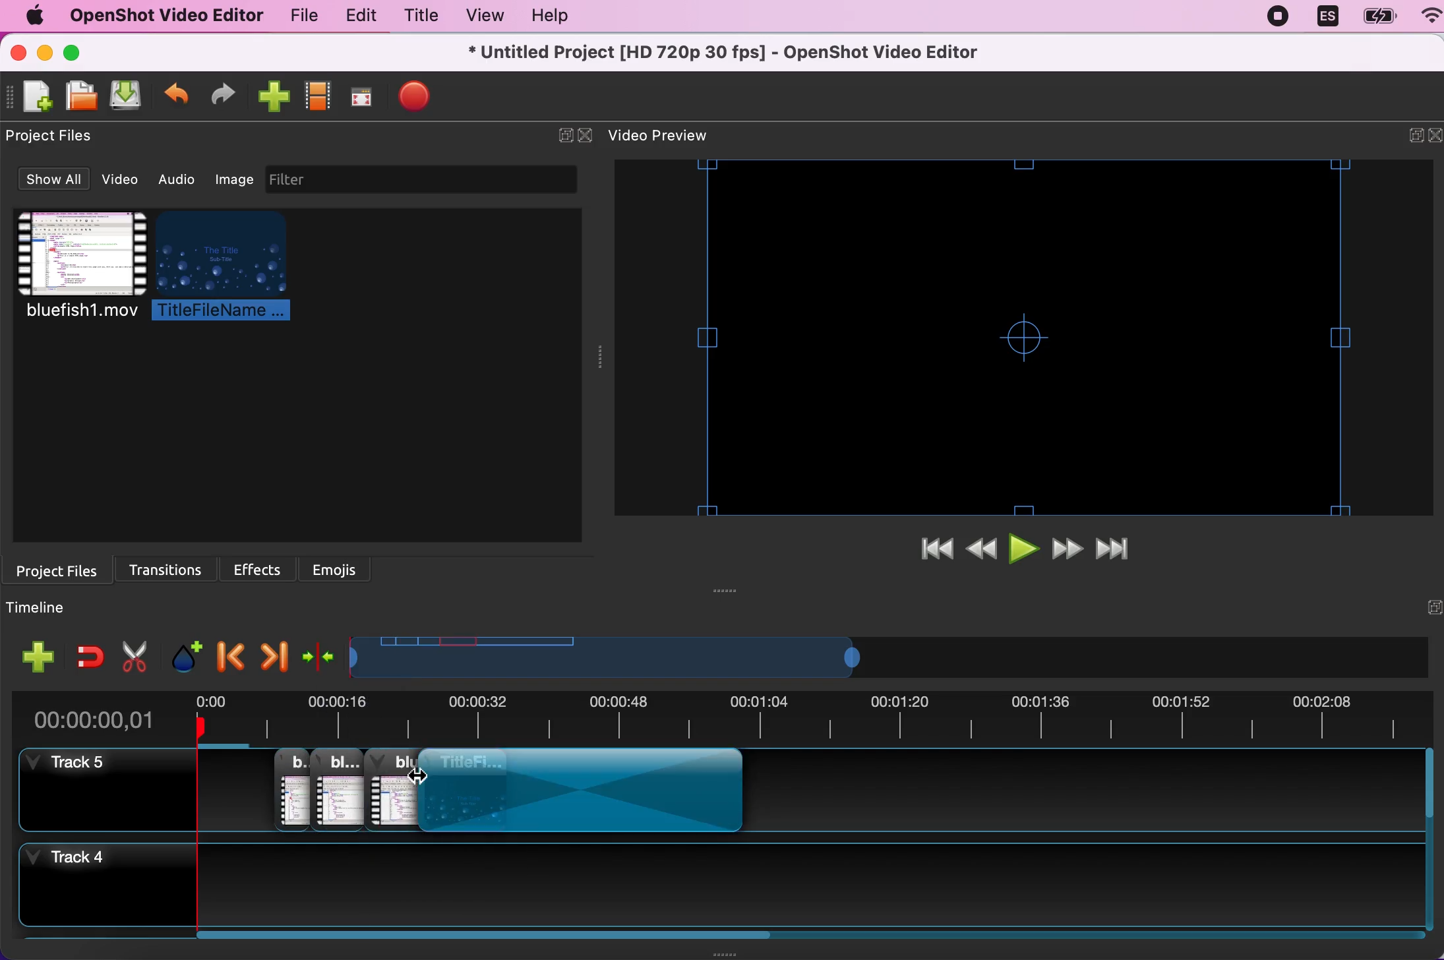 This screenshot has height=960, width=1444. What do you see at coordinates (1375, 17) in the screenshot?
I see `battery` at bounding box center [1375, 17].